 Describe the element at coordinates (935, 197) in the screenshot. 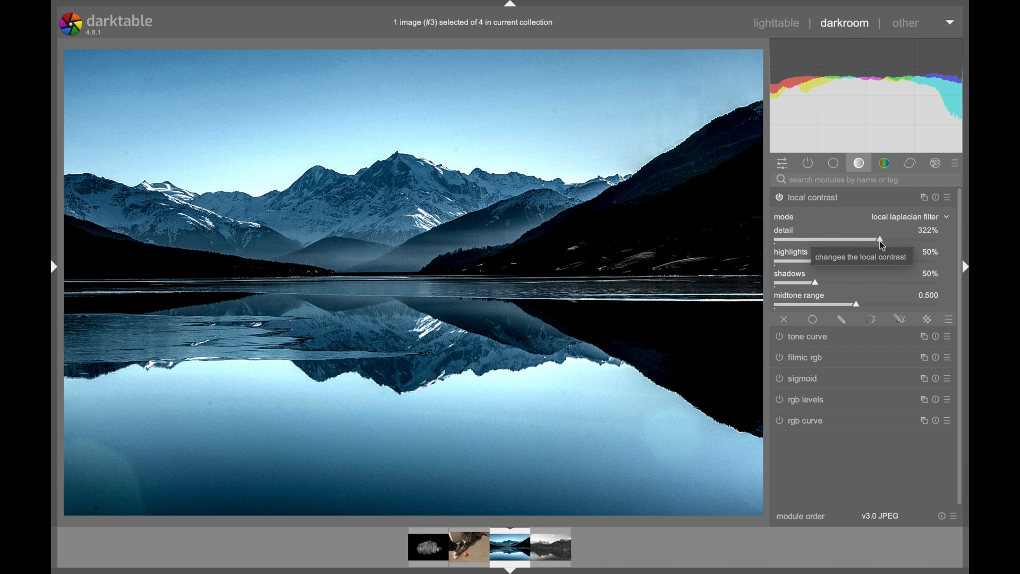

I see `more options` at that location.